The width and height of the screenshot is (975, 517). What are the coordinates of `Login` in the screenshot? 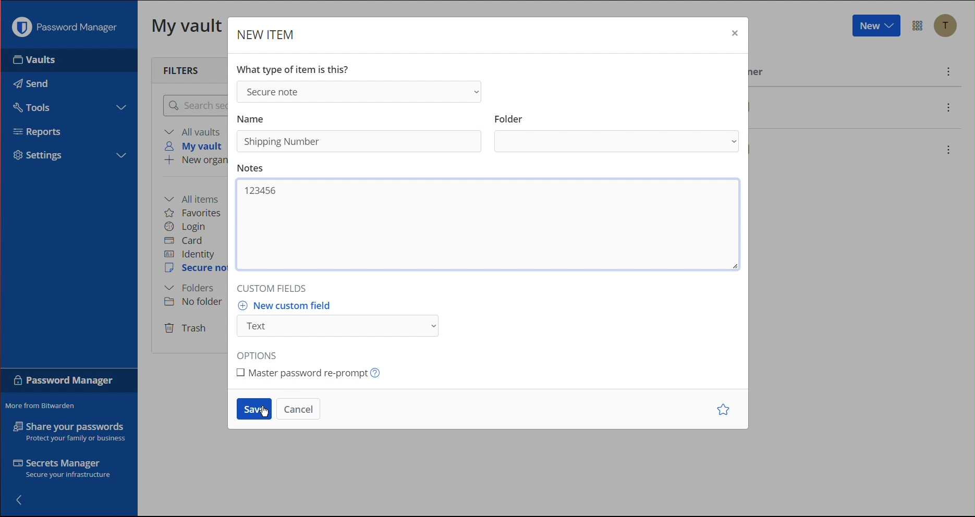 It's located at (188, 227).